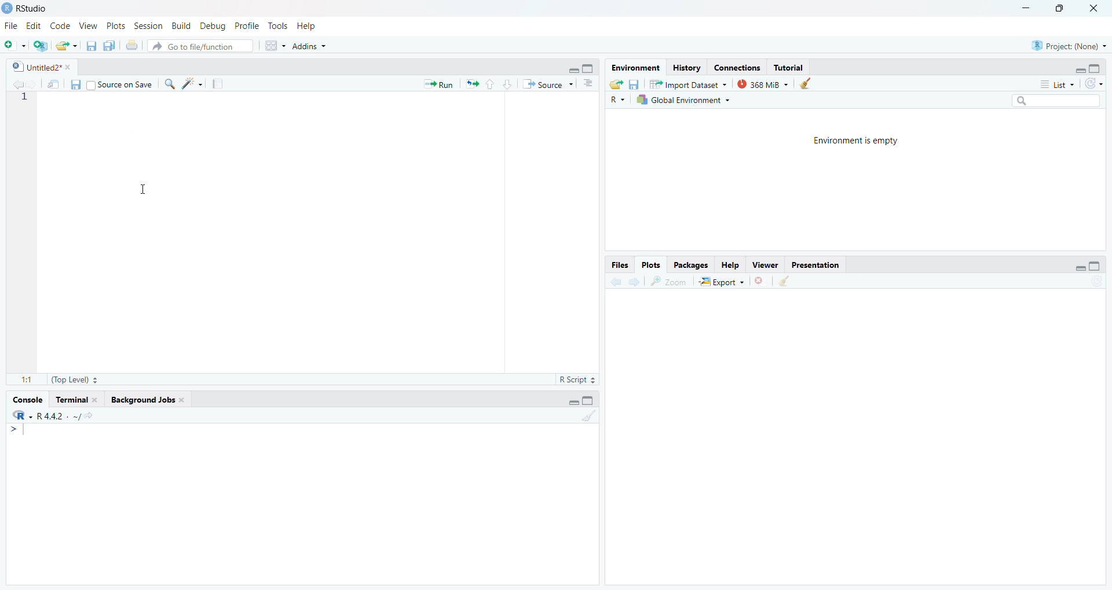 The image size is (1112, 590). I want to click on R~, so click(616, 99).